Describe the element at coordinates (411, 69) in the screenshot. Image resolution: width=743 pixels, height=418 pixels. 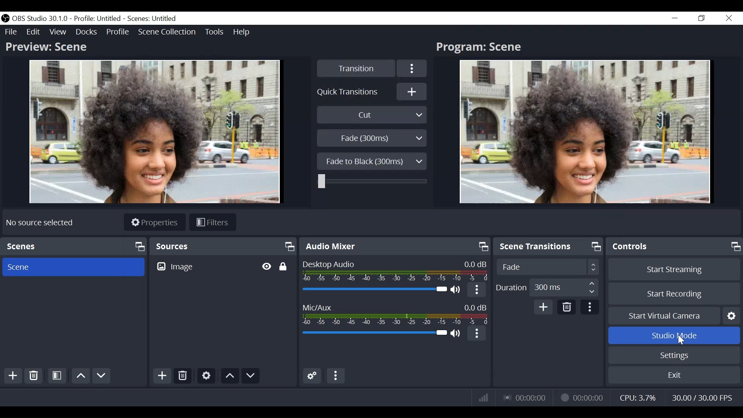
I see `More Options` at that location.